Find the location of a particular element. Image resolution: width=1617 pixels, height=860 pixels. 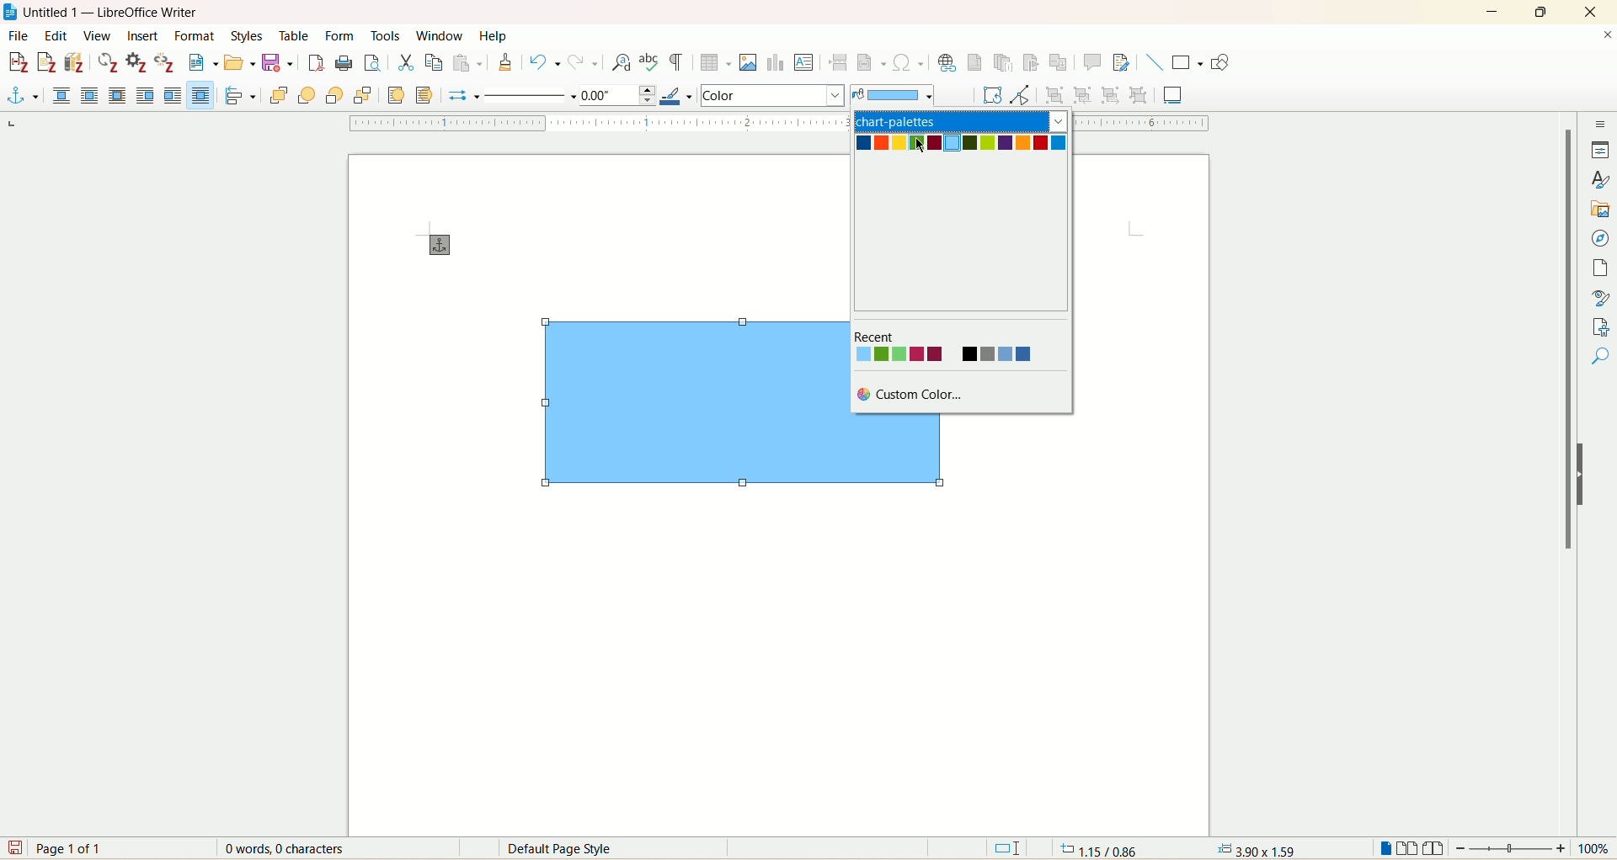

standard selection is located at coordinates (1009, 849).